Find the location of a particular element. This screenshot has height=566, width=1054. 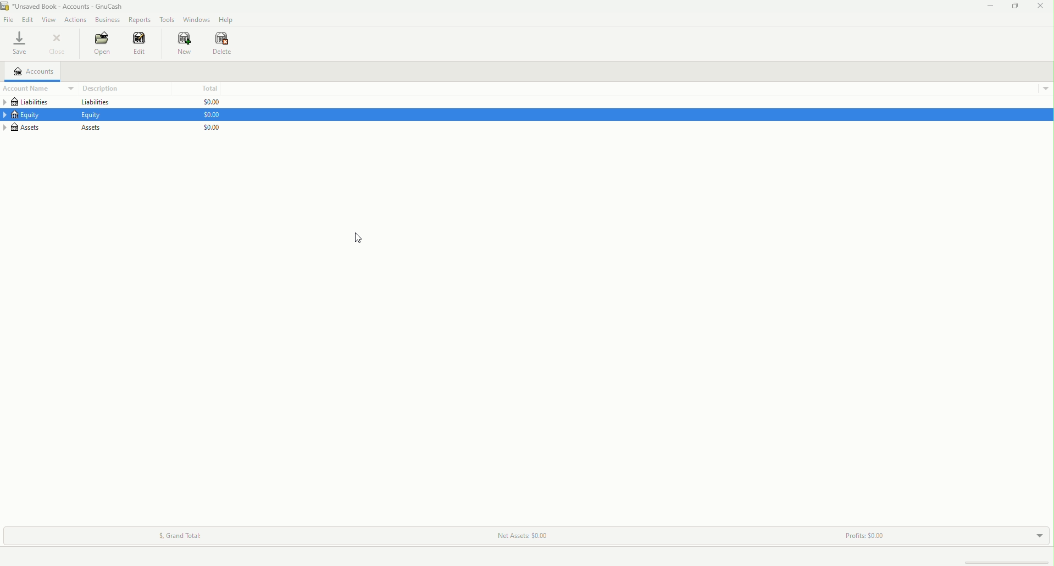

File is located at coordinates (8, 20).